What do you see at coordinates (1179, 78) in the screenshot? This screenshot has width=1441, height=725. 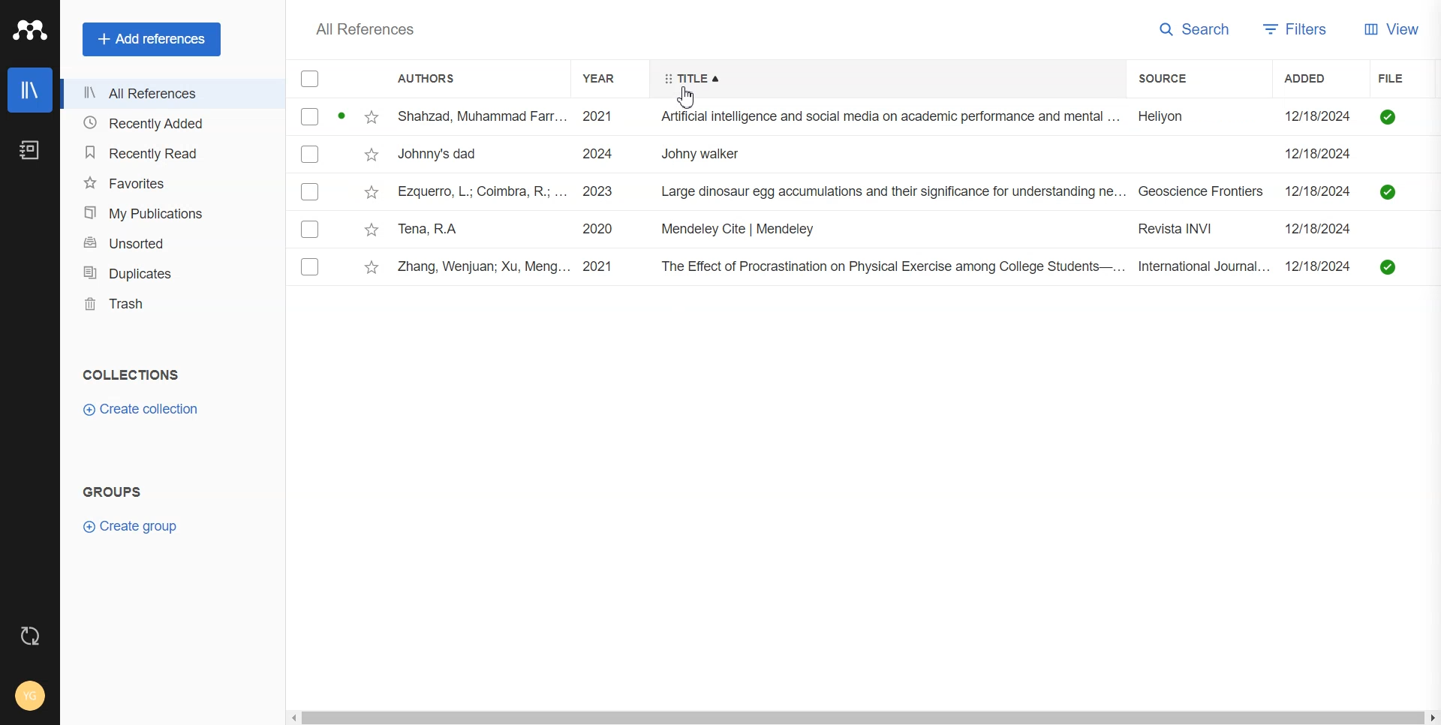 I see `Source` at bounding box center [1179, 78].